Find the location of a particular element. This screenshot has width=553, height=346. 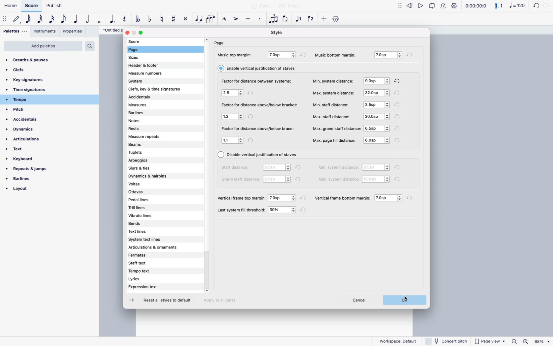

key signatures is located at coordinates (31, 80).